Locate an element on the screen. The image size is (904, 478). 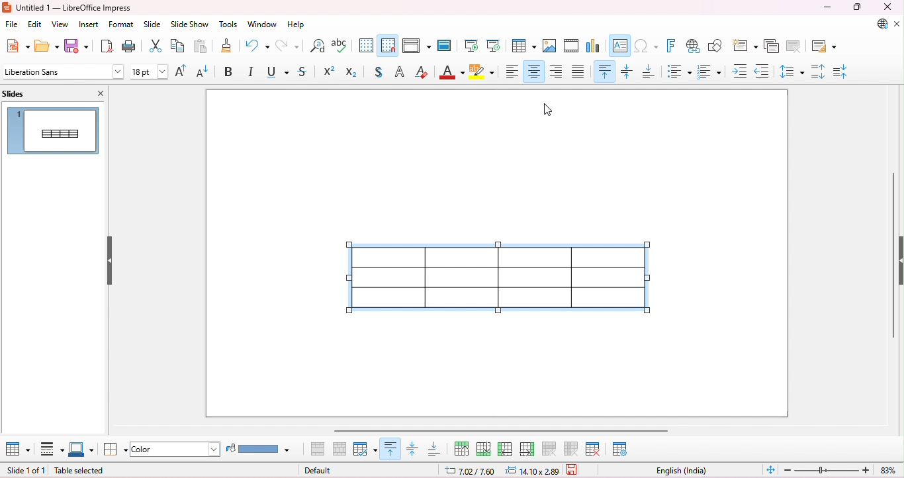
increase paragraph spacing is located at coordinates (819, 72).